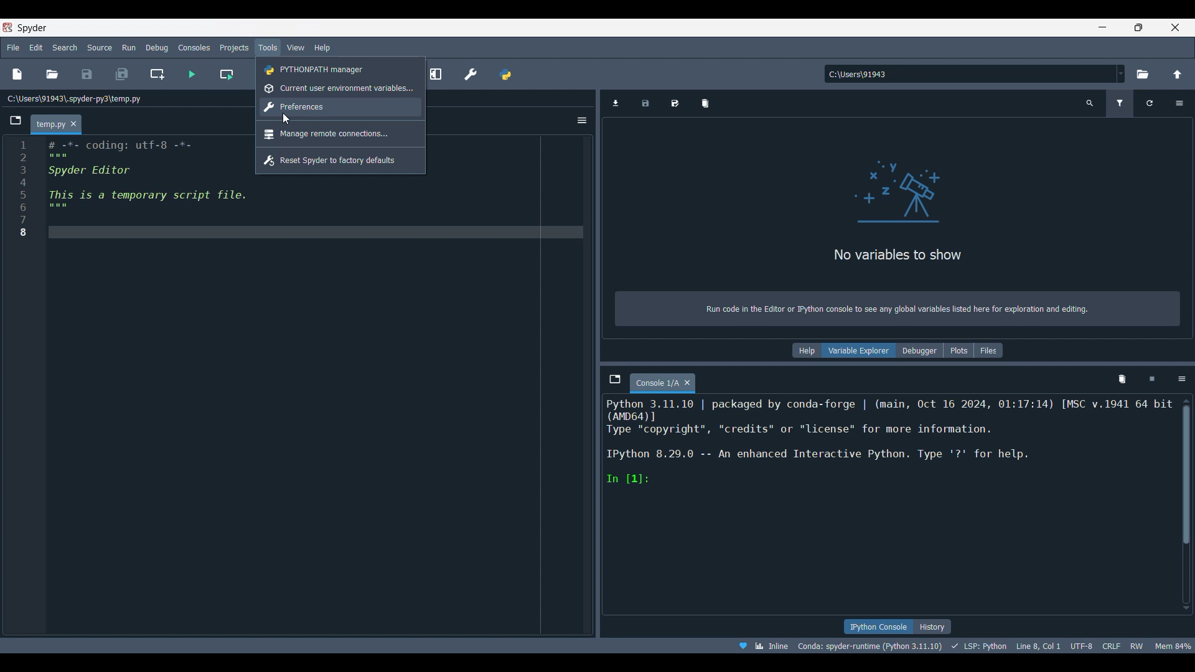  What do you see at coordinates (156, 48) in the screenshot?
I see `Debug menu` at bounding box center [156, 48].